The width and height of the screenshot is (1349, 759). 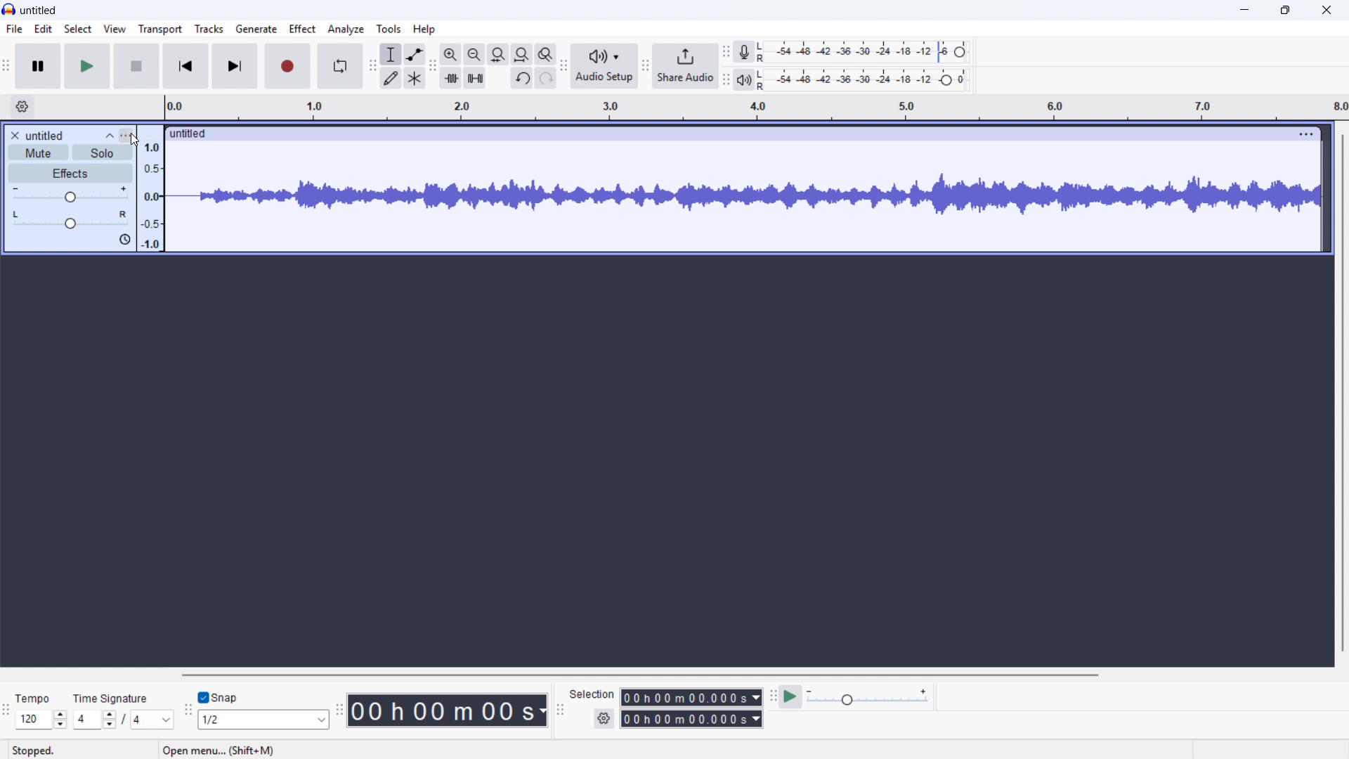 I want to click on Cursor , so click(x=134, y=141).